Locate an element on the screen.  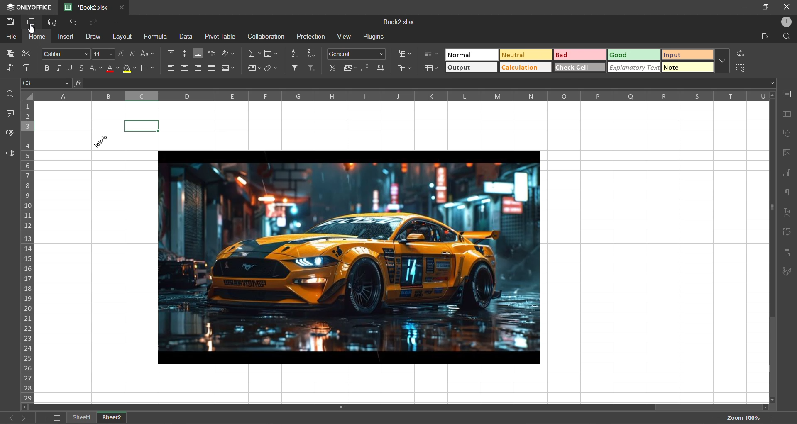
justified is located at coordinates (213, 68).